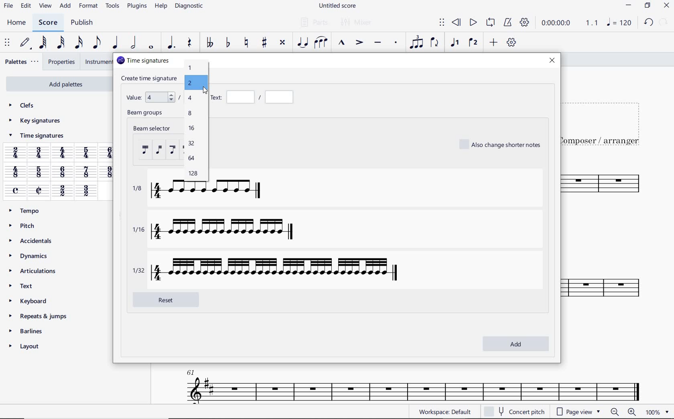 Image resolution: width=674 pixels, height=419 pixels. I want to click on SELECT TO MOVE, so click(442, 22).